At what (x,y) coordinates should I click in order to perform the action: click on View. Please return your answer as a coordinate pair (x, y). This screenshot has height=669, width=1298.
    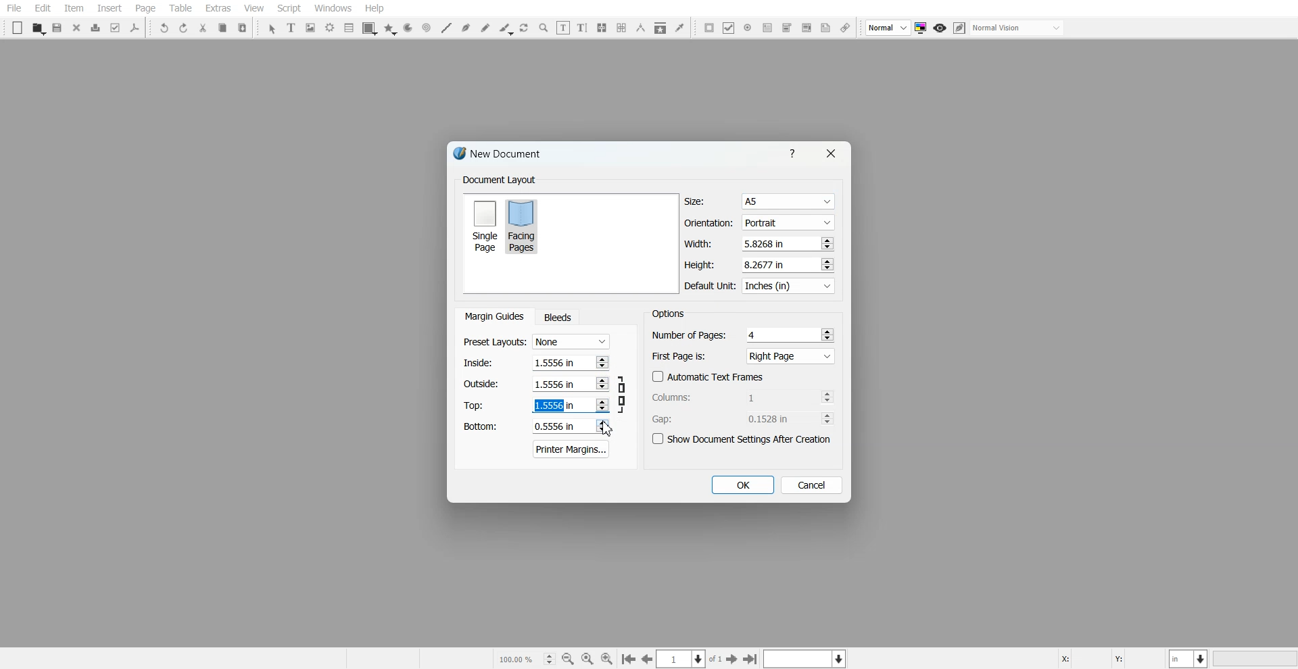
    Looking at the image, I should click on (254, 8).